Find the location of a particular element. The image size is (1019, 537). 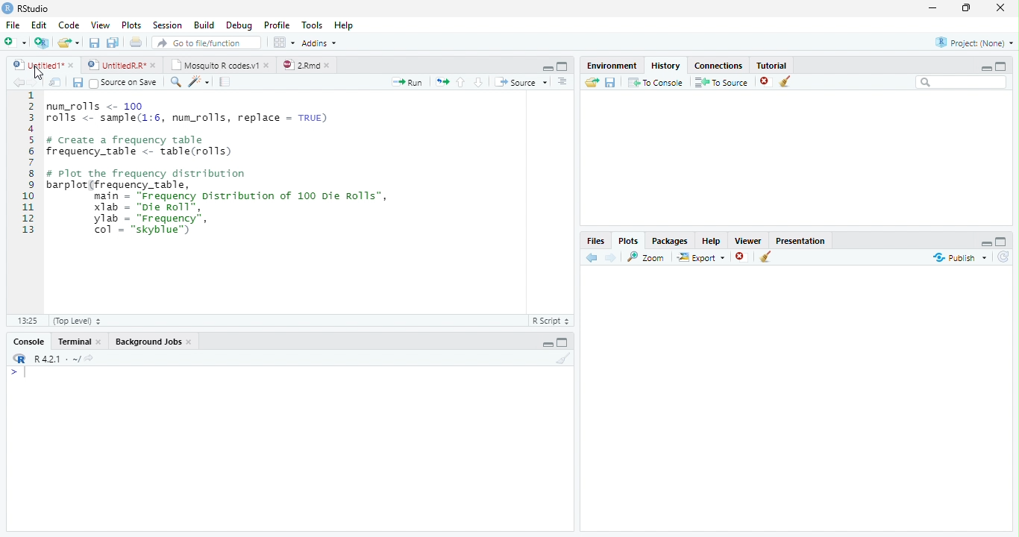

Code Tools is located at coordinates (198, 82).